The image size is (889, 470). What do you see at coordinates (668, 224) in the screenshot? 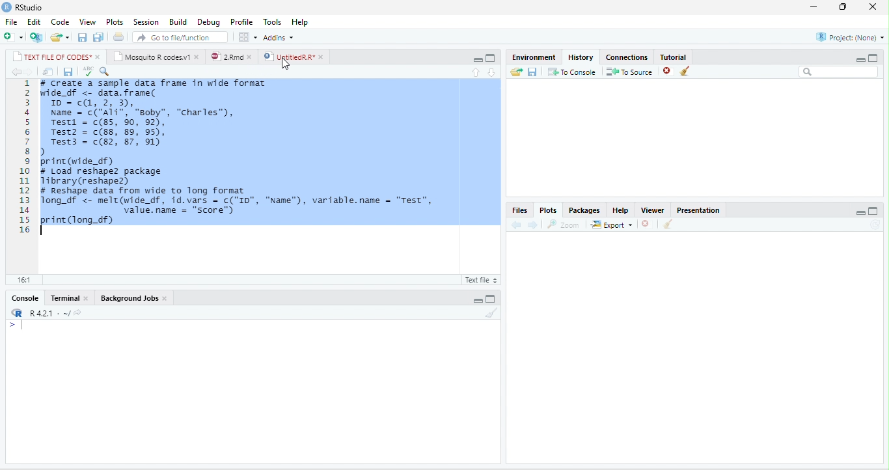
I see `clear` at bounding box center [668, 224].